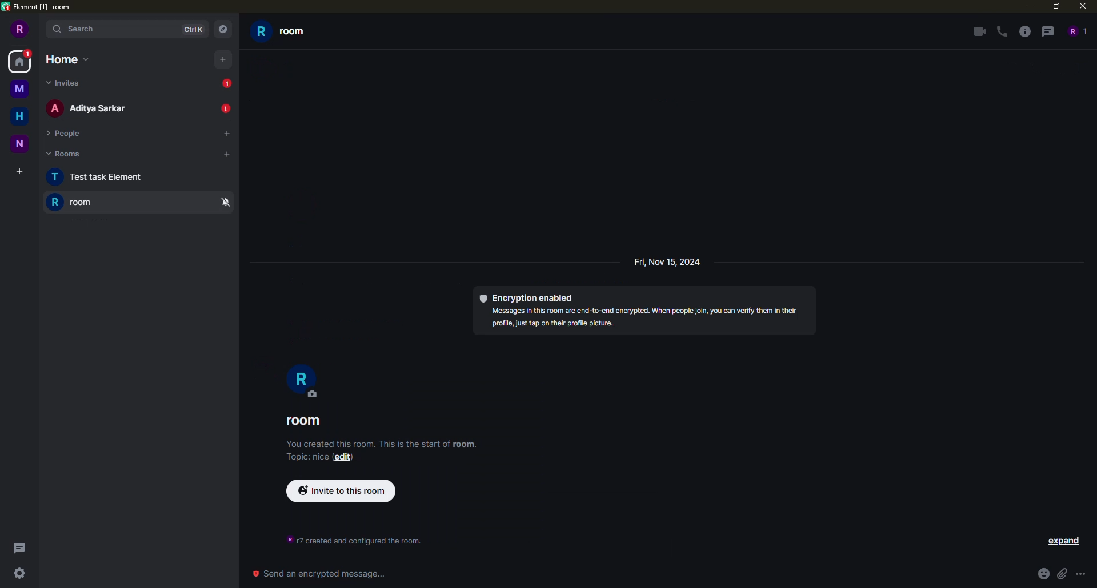 Image resolution: width=1097 pixels, height=588 pixels. Describe the element at coordinates (98, 177) in the screenshot. I see `room` at that location.